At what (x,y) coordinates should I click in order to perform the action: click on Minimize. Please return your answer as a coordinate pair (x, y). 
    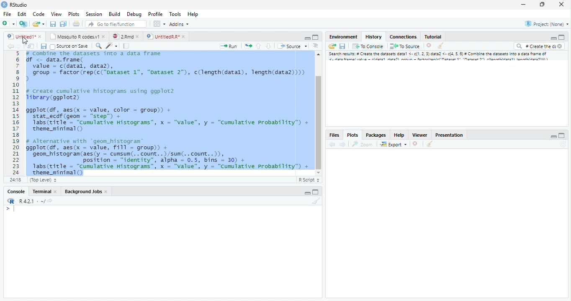
    Looking at the image, I should click on (525, 5).